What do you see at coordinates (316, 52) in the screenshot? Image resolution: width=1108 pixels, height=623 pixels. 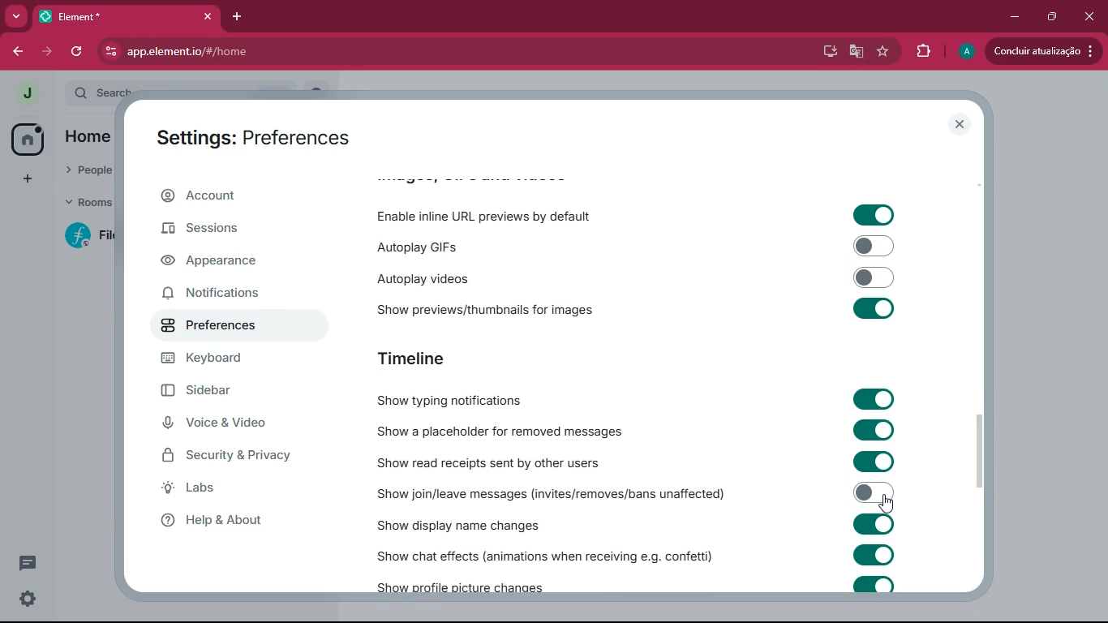 I see `app.element.io/#/home` at bounding box center [316, 52].